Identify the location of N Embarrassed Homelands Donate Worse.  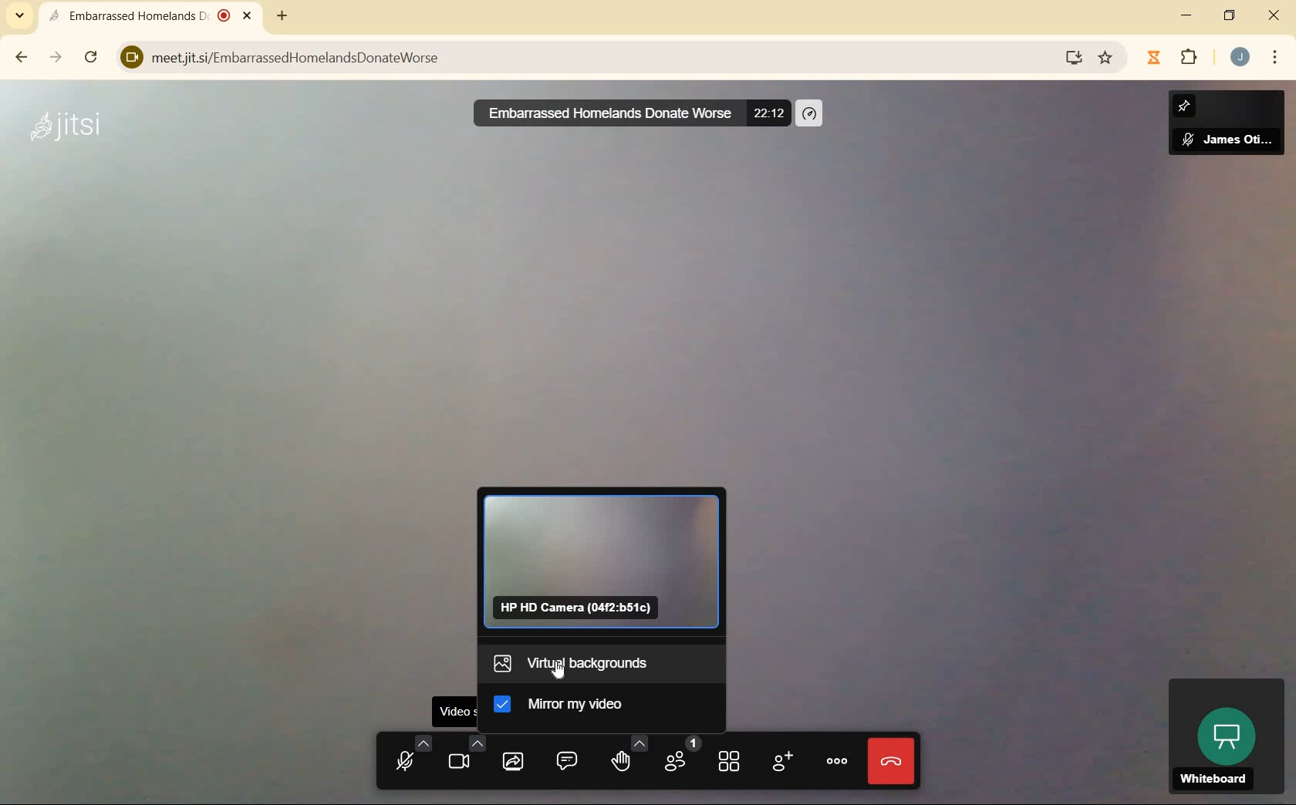
(599, 113).